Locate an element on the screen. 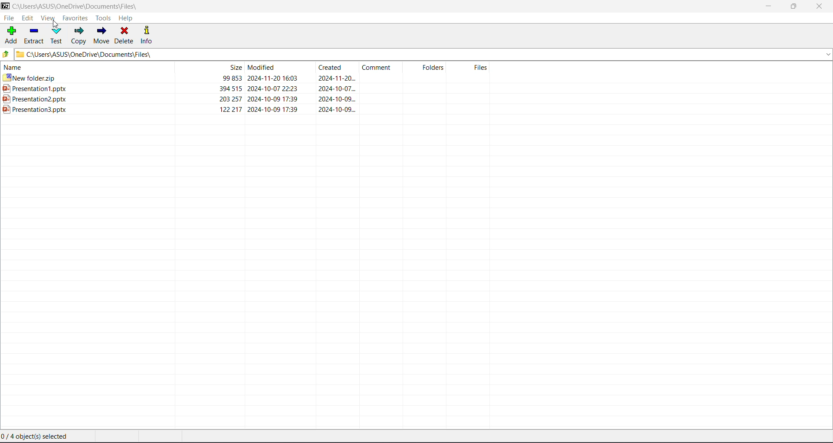 The width and height of the screenshot is (833, 443). File is located at coordinates (9, 18).